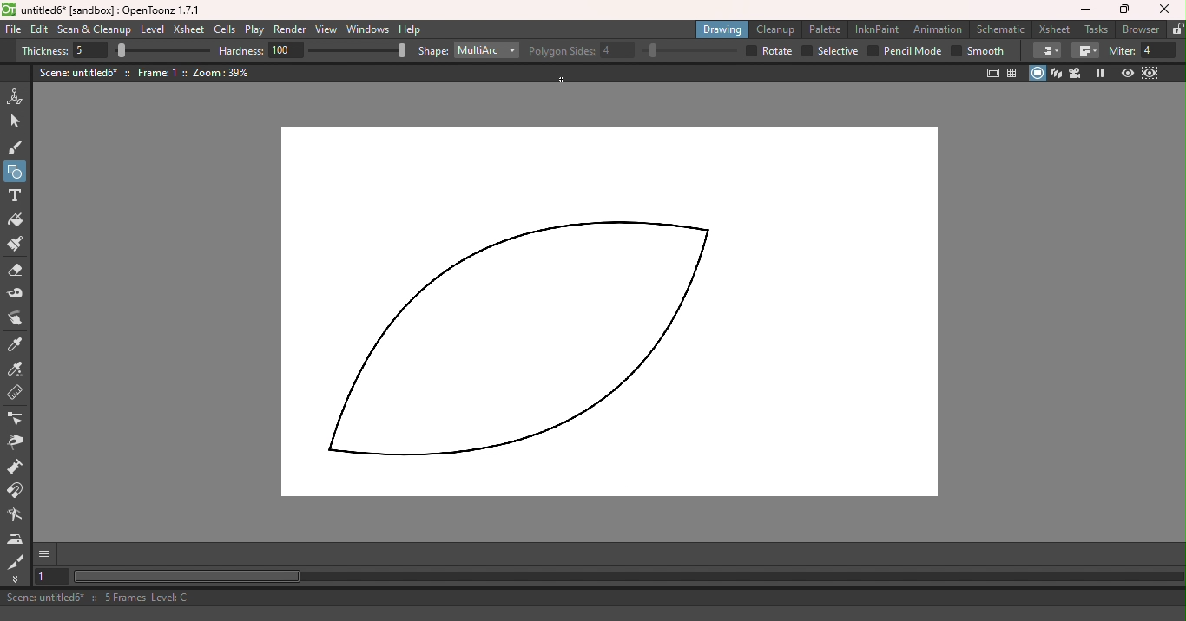 The height and width of the screenshot is (621, 1186). Describe the element at coordinates (1102, 73) in the screenshot. I see `Freeze` at that location.